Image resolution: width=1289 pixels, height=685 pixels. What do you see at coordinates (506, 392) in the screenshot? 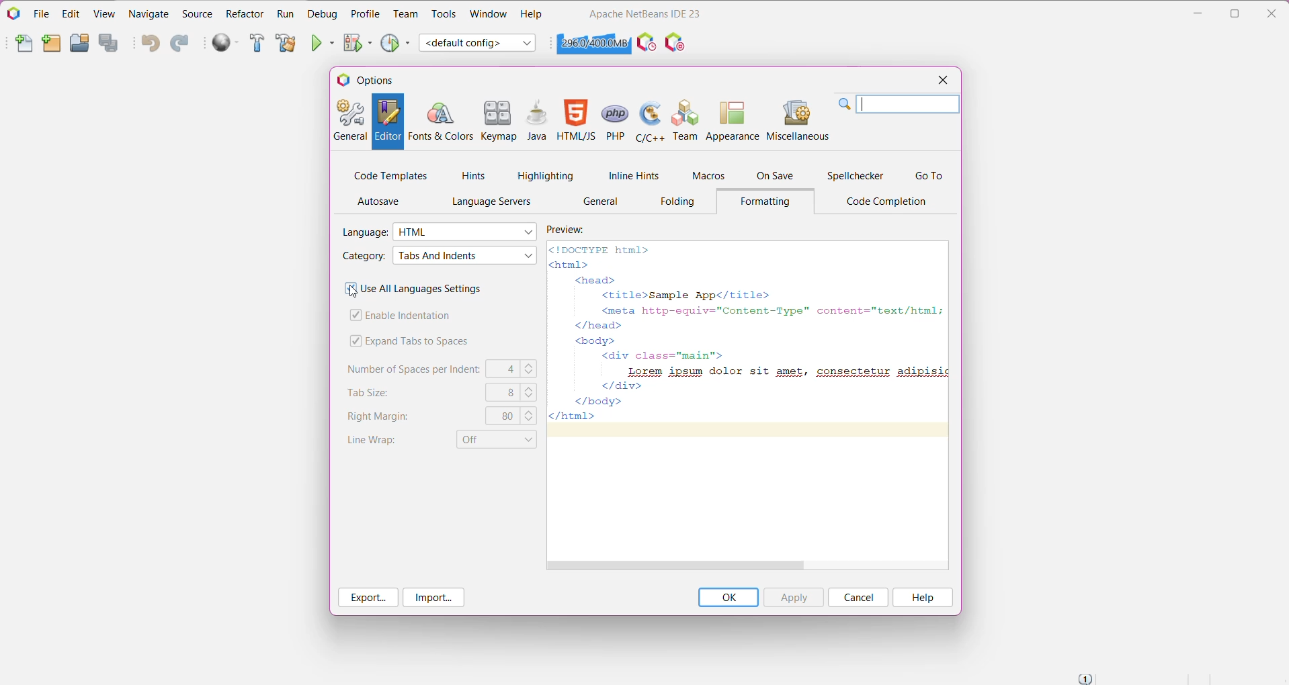
I see `8` at bounding box center [506, 392].